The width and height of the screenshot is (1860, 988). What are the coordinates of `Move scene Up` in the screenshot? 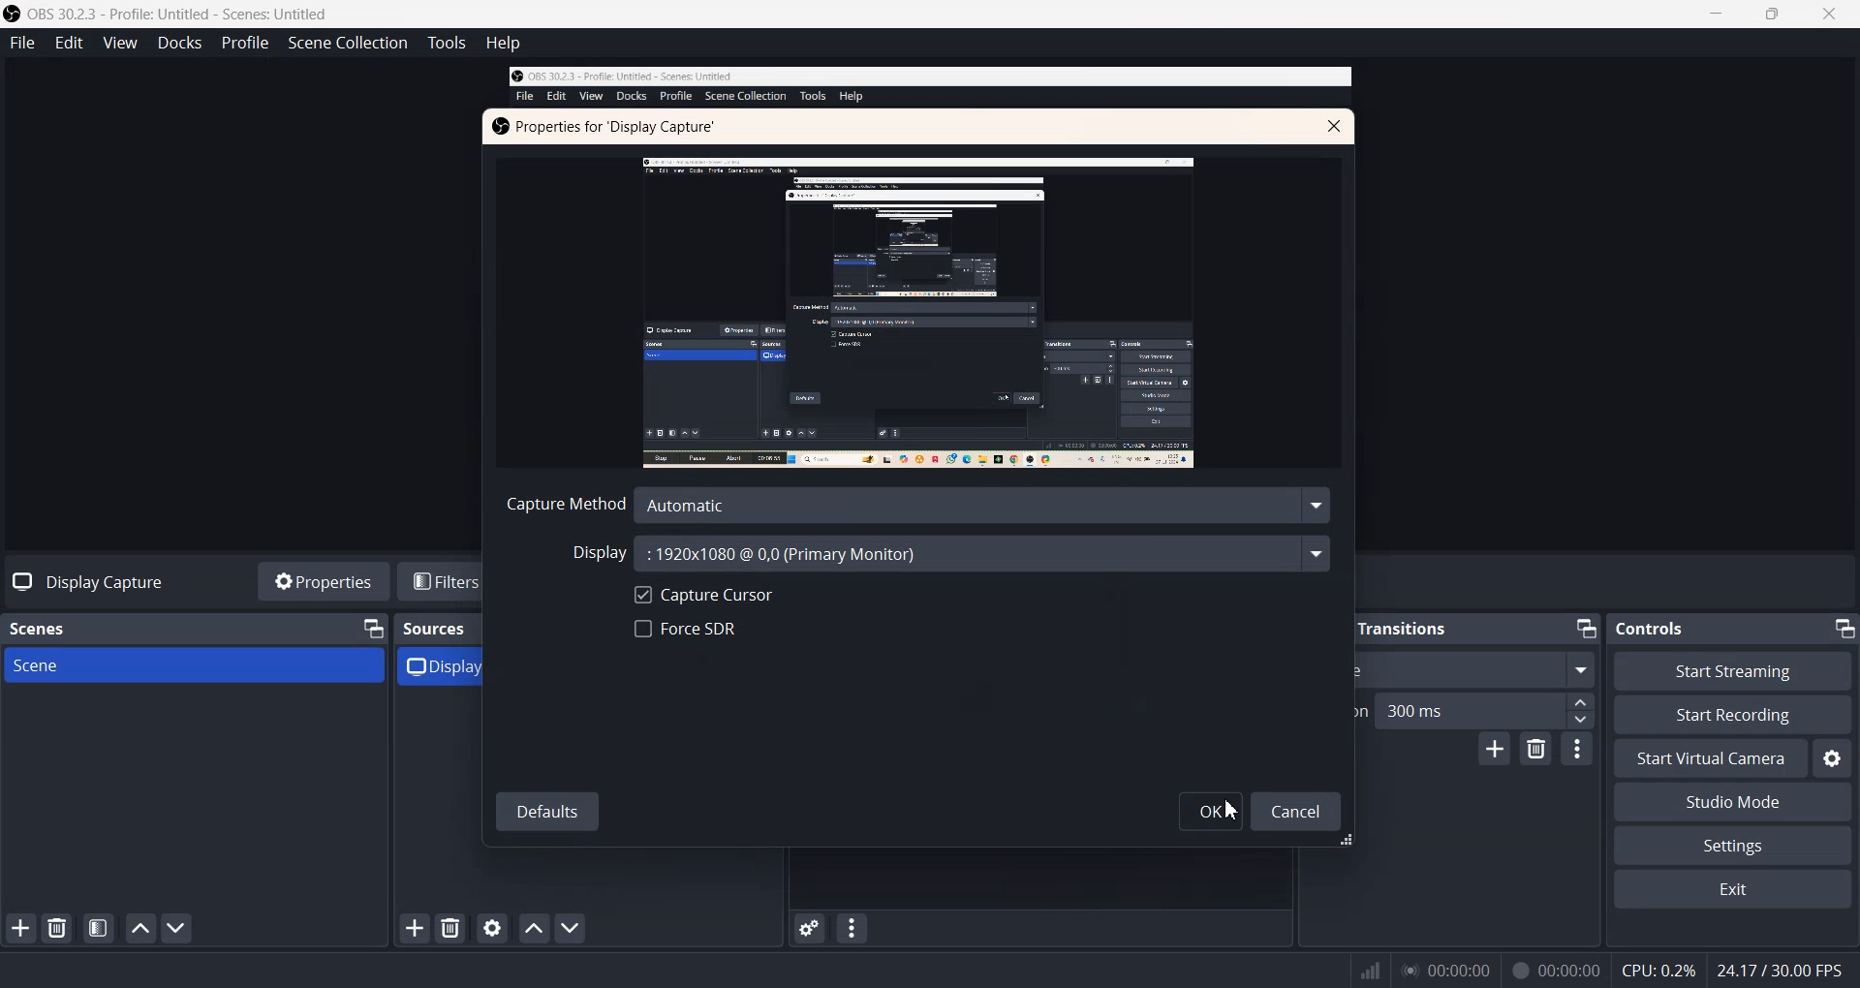 It's located at (140, 929).